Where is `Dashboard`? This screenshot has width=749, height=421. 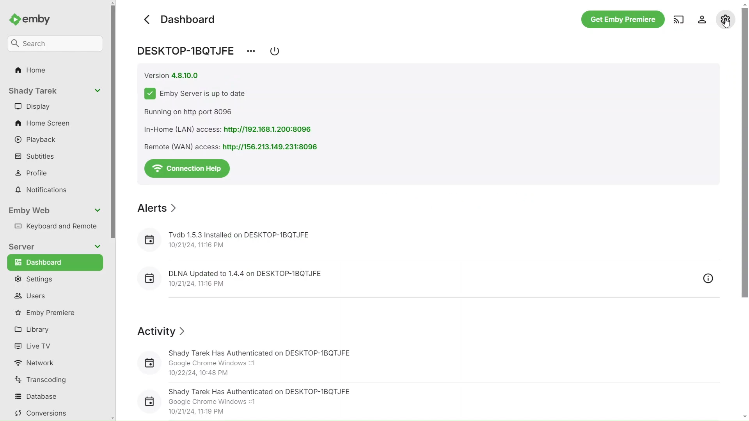
Dashboard is located at coordinates (192, 17).